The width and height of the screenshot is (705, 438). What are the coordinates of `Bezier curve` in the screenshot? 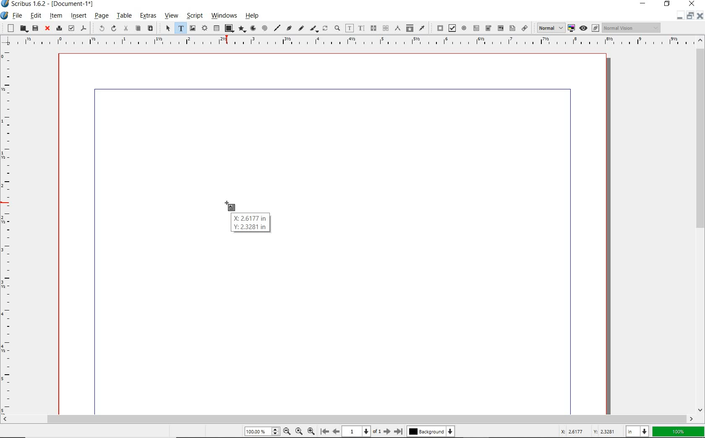 It's located at (289, 28).